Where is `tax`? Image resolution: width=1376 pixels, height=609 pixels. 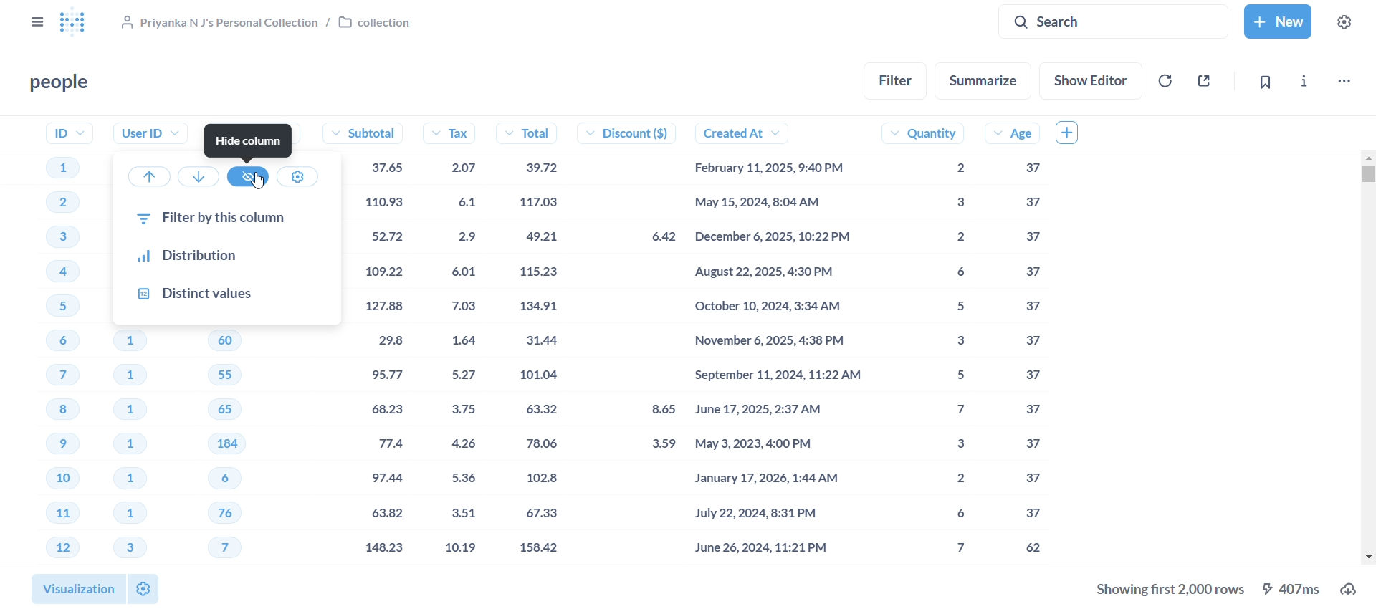 tax is located at coordinates (456, 340).